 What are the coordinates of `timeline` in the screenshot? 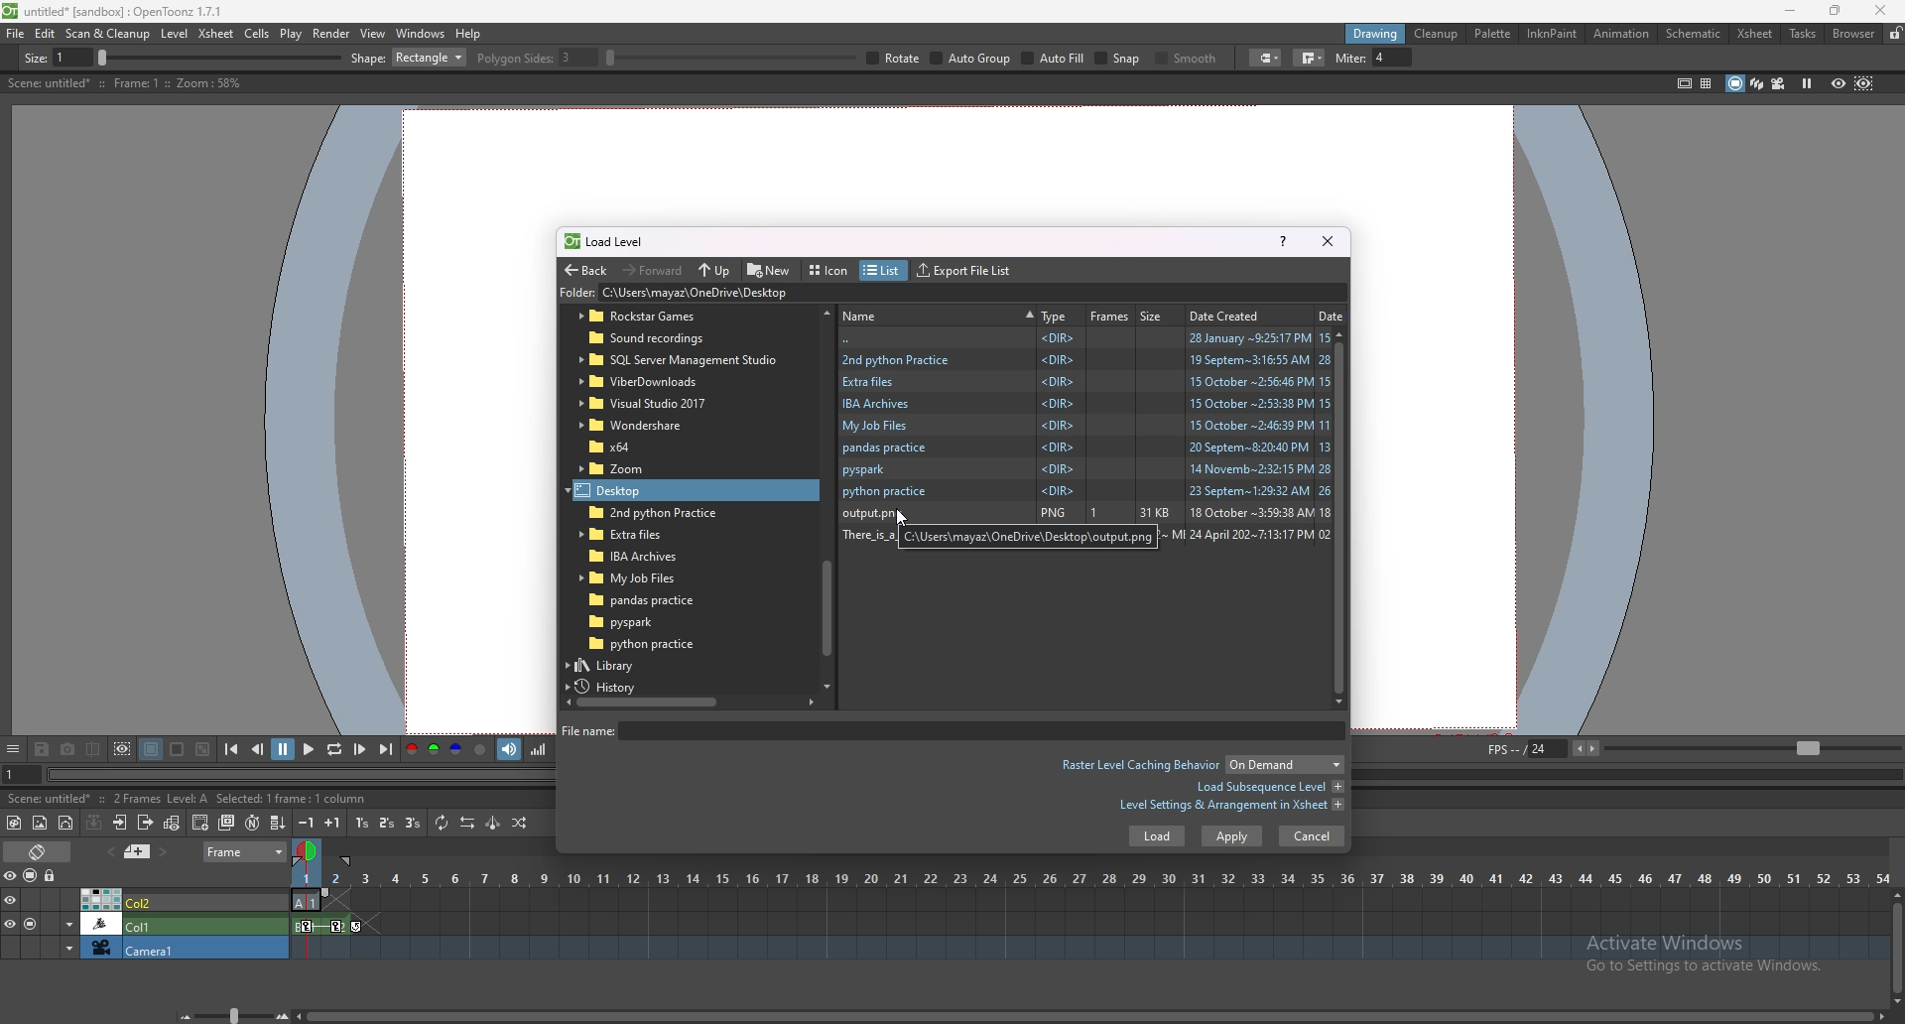 It's located at (1087, 949).